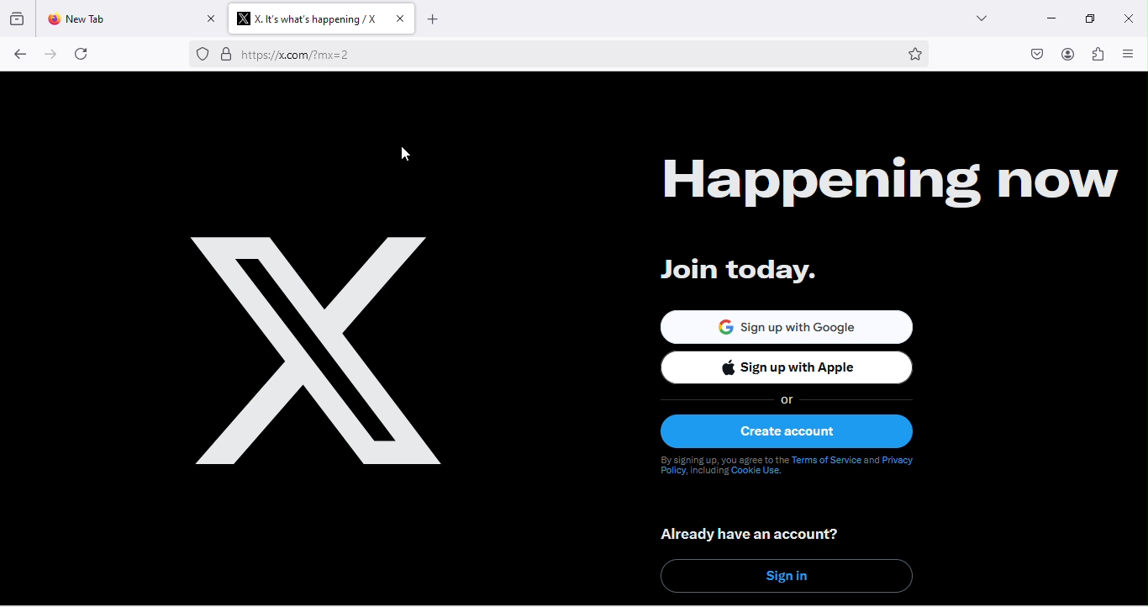 Image resolution: width=1148 pixels, height=607 pixels. Describe the element at coordinates (1065, 54) in the screenshot. I see `account` at that location.